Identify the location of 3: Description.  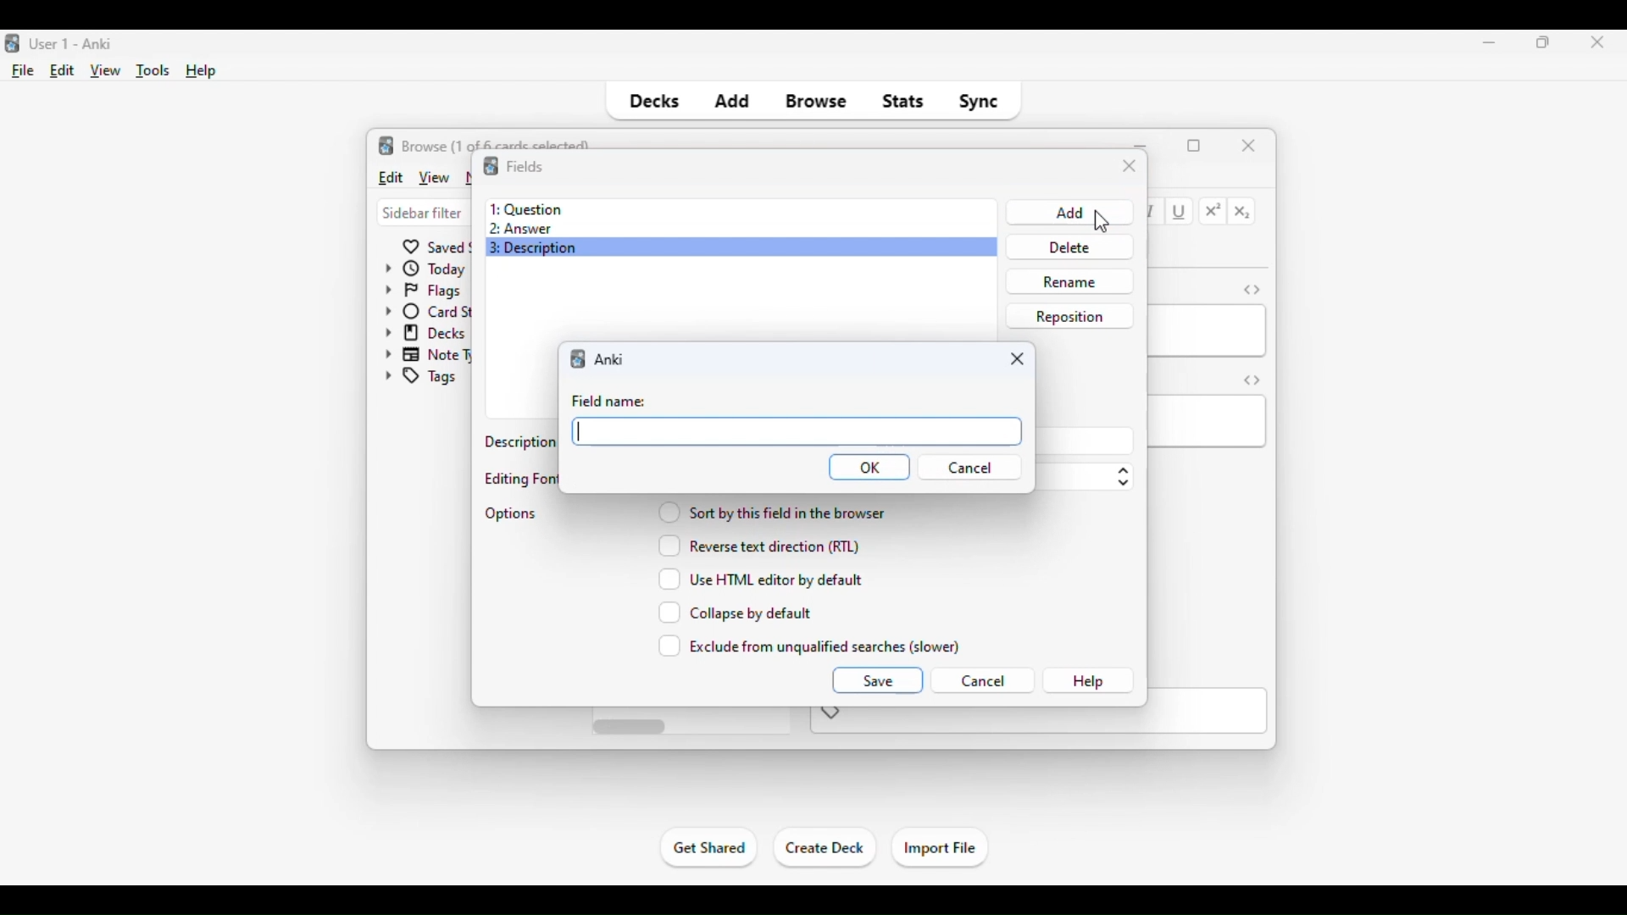
(540, 247).